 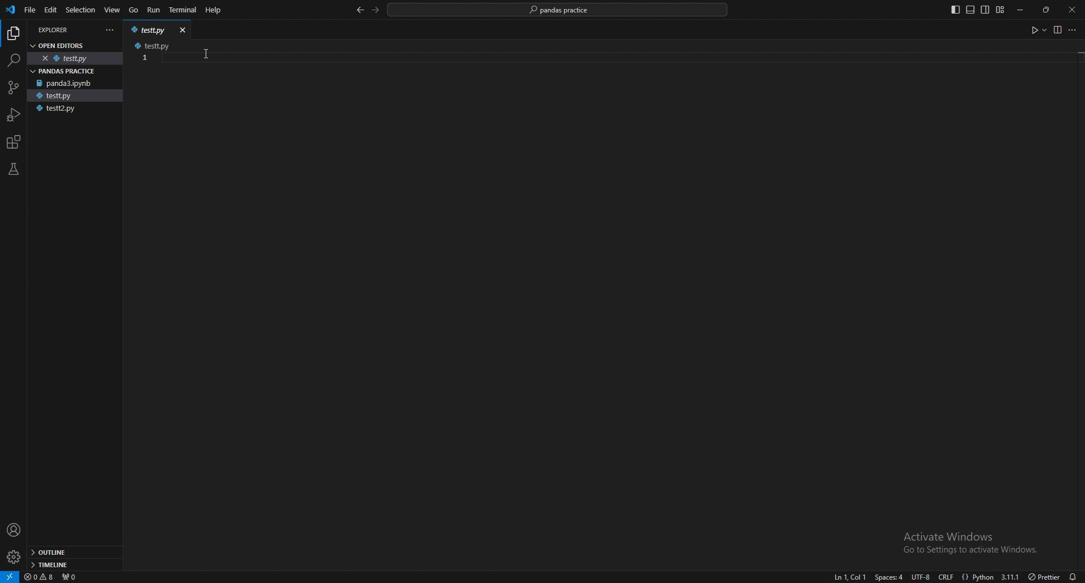 What do you see at coordinates (10, 10) in the screenshot?
I see `vscode logo` at bounding box center [10, 10].